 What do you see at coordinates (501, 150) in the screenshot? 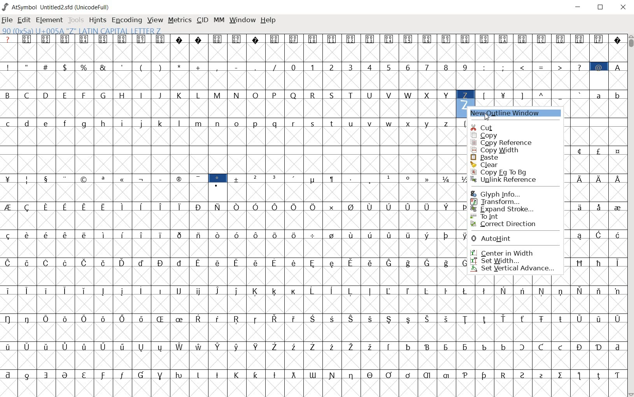
I see `copy width` at bounding box center [501, 150].